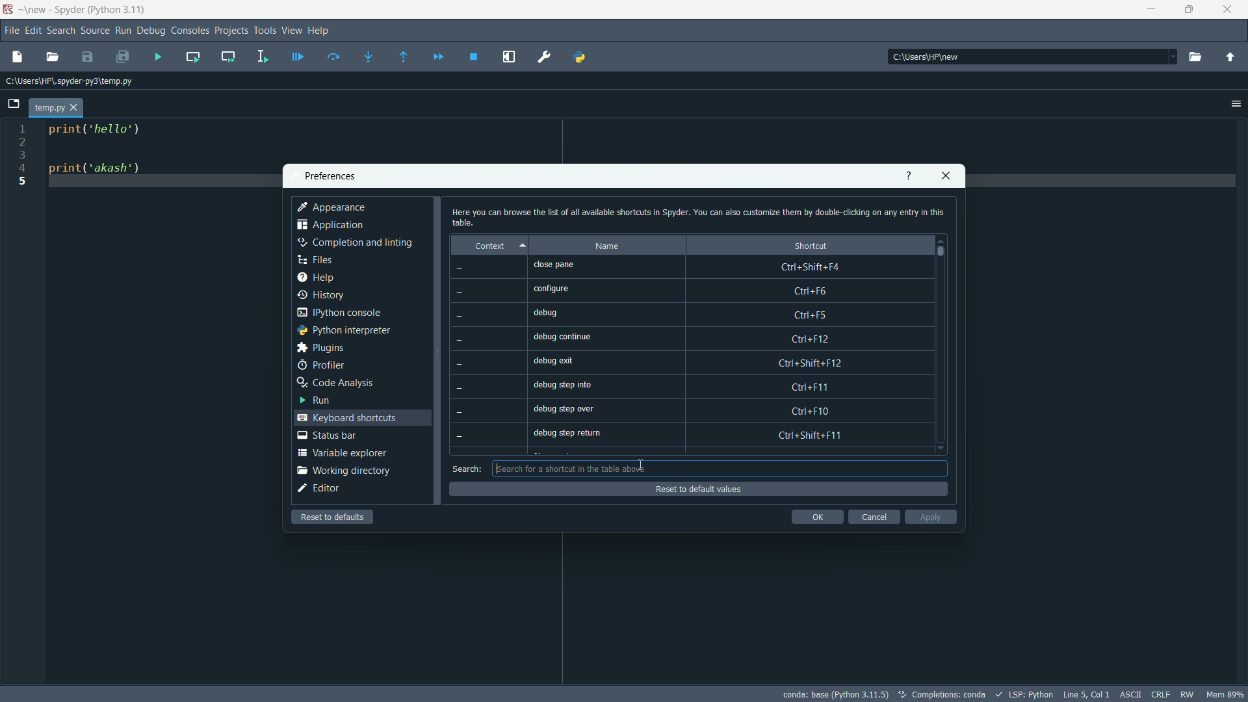  What do you see at coordinates (436, 56) in the screenshot?
I see `continue execution untill next break point` at bounding box center [436, 56].